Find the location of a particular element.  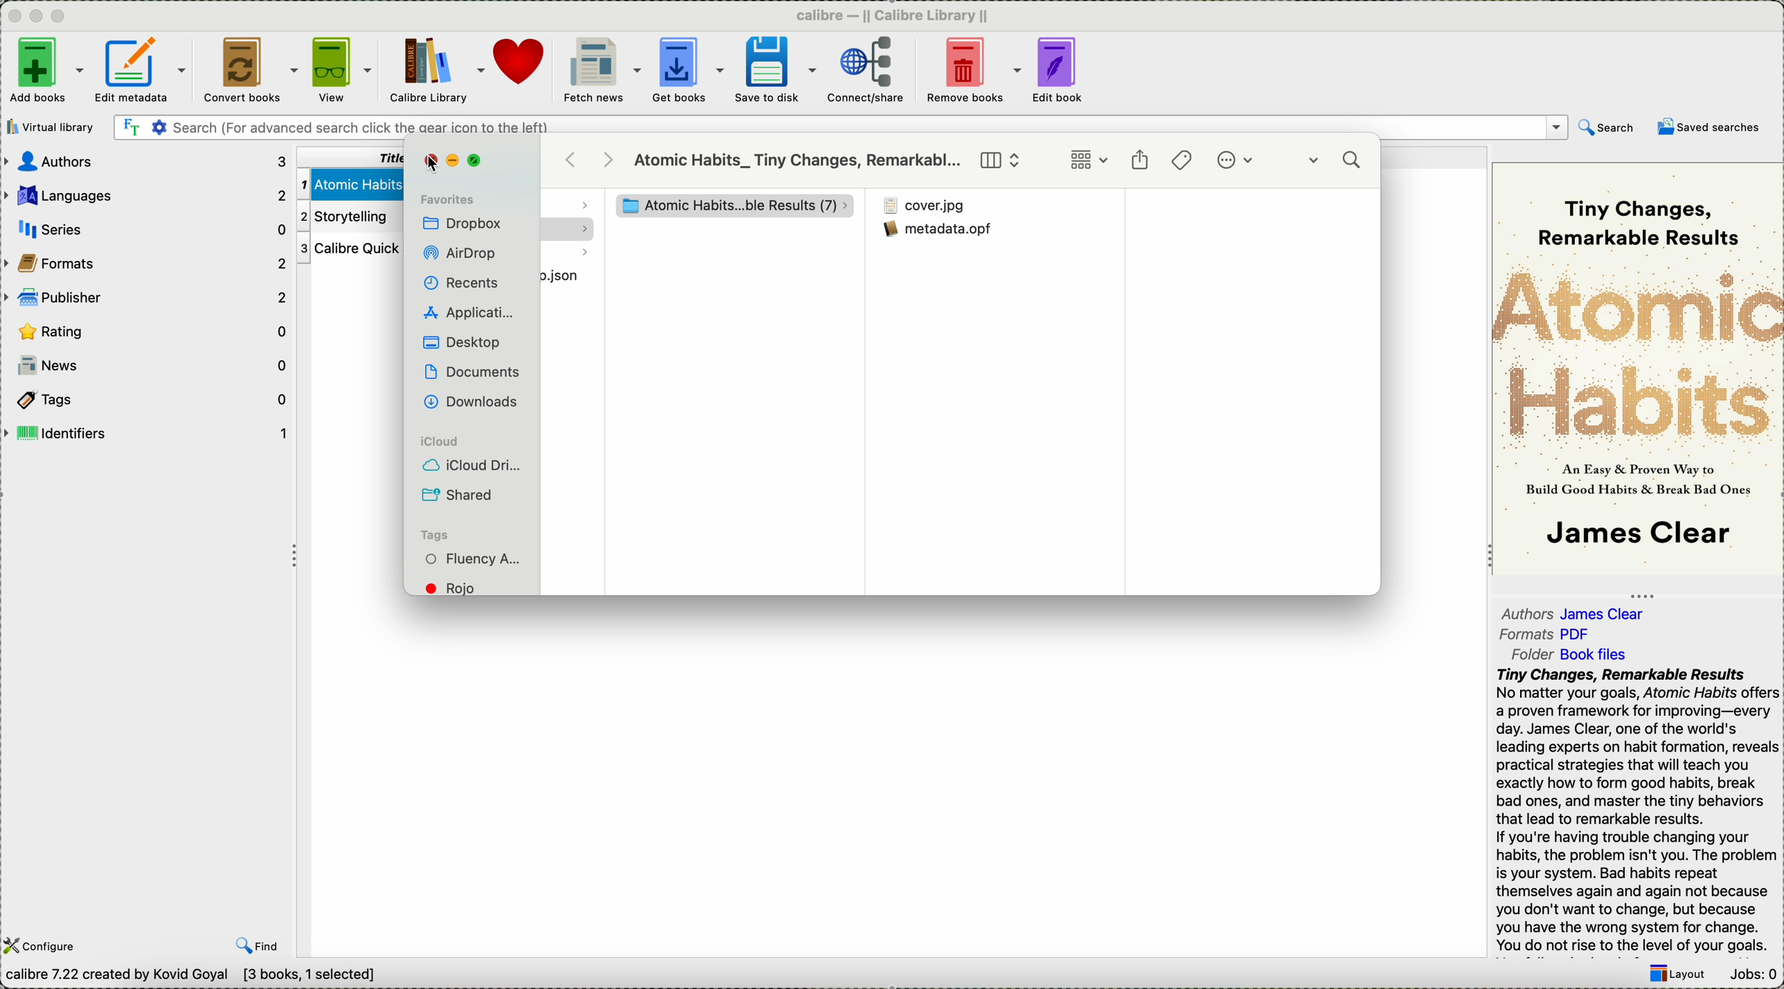

virtual library is located at coordinates (53, 127).